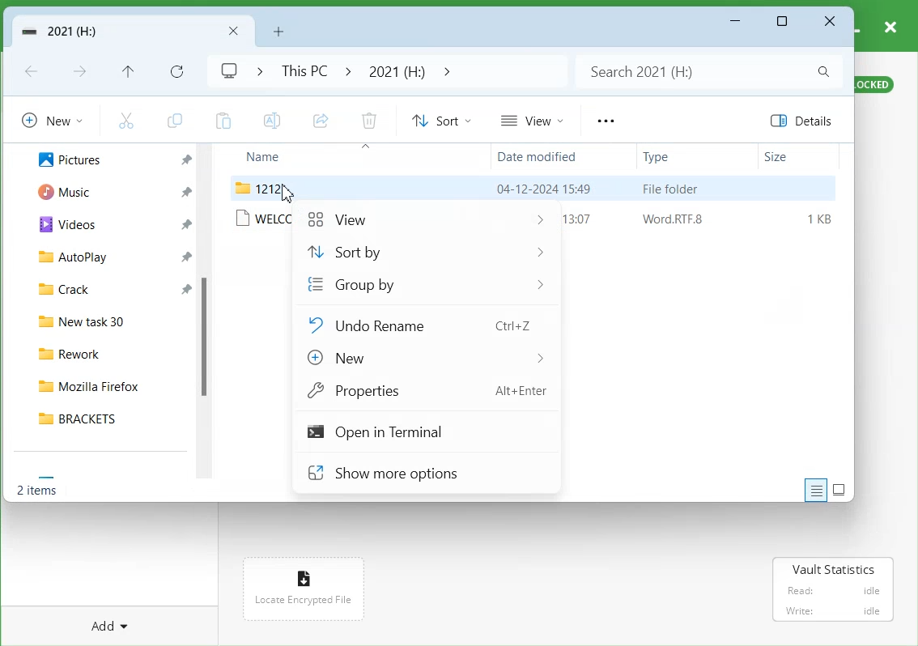 Image resolution: width=918 pixels, height=646 pixels. Describe the element at coordinates (797, 157) in the screenshot. I see `Size` at that location.